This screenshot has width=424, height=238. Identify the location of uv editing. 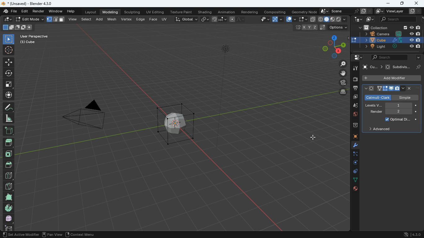
(155, 12).